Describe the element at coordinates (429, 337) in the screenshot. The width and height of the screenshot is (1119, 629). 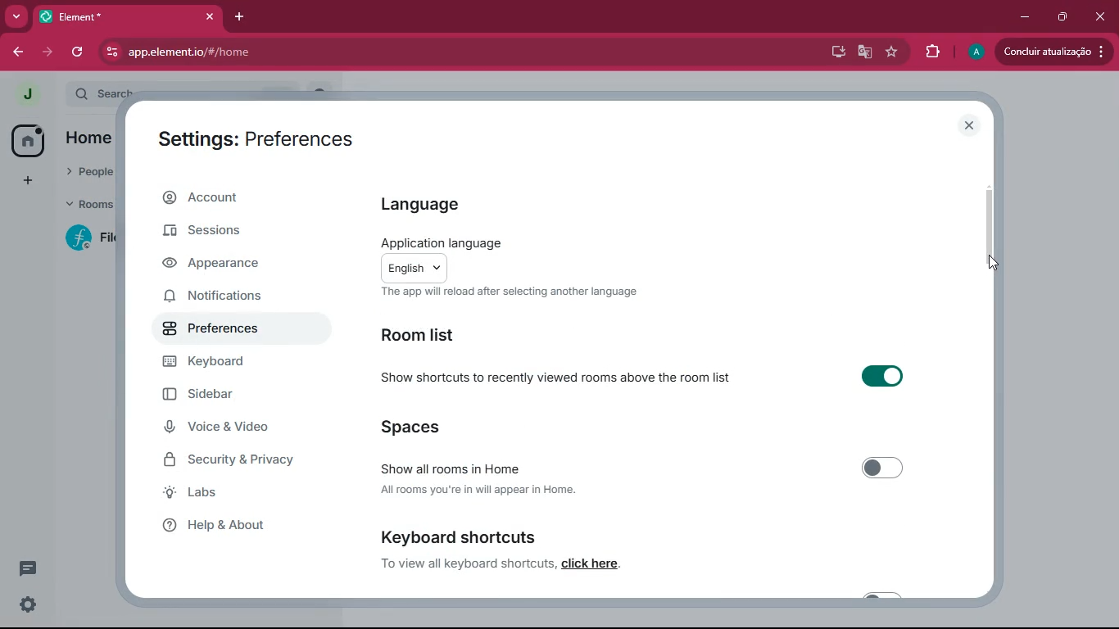
I see `room list` at that location.